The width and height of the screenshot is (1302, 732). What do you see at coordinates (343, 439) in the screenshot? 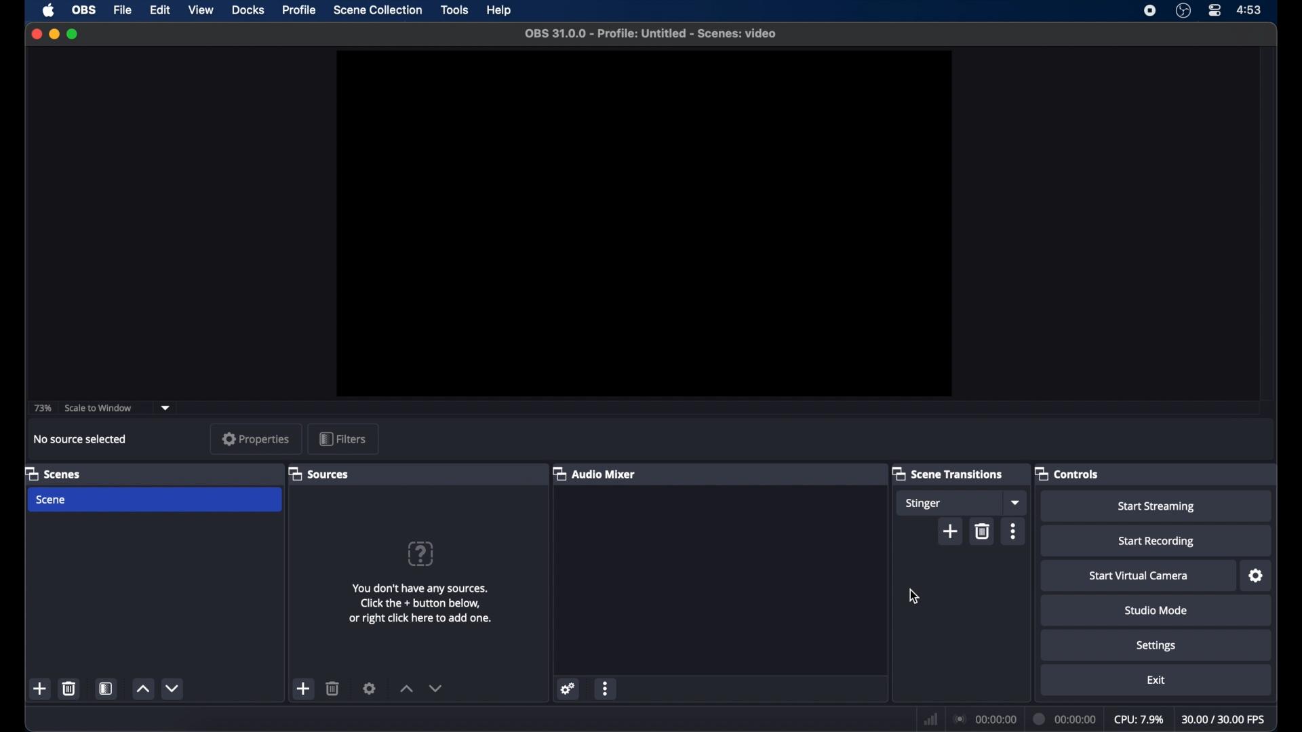
I see `filters` at bounding box center [343, 439].